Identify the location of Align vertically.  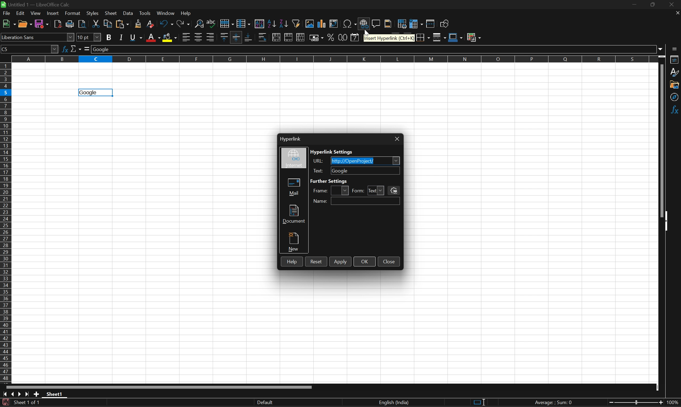
(236, 37).